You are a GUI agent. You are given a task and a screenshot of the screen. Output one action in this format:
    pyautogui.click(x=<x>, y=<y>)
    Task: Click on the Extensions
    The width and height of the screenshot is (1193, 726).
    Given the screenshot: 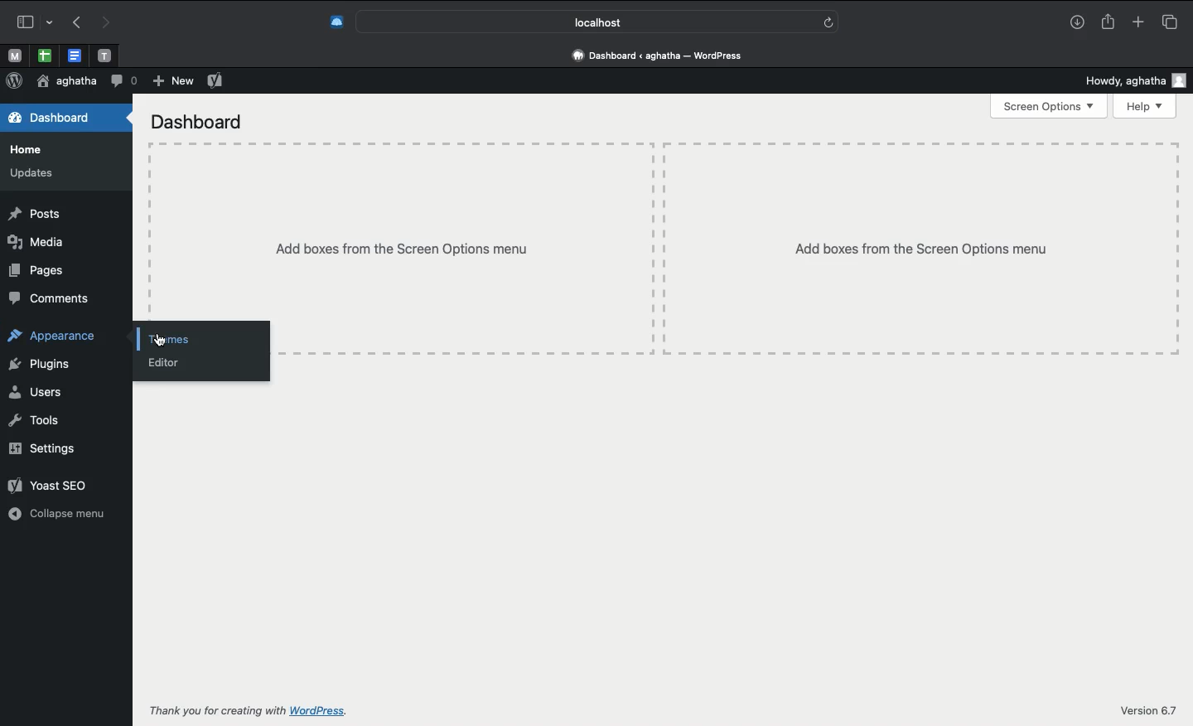 What is the action you would take?
    pyautogui.click(x=335, y=23)
    